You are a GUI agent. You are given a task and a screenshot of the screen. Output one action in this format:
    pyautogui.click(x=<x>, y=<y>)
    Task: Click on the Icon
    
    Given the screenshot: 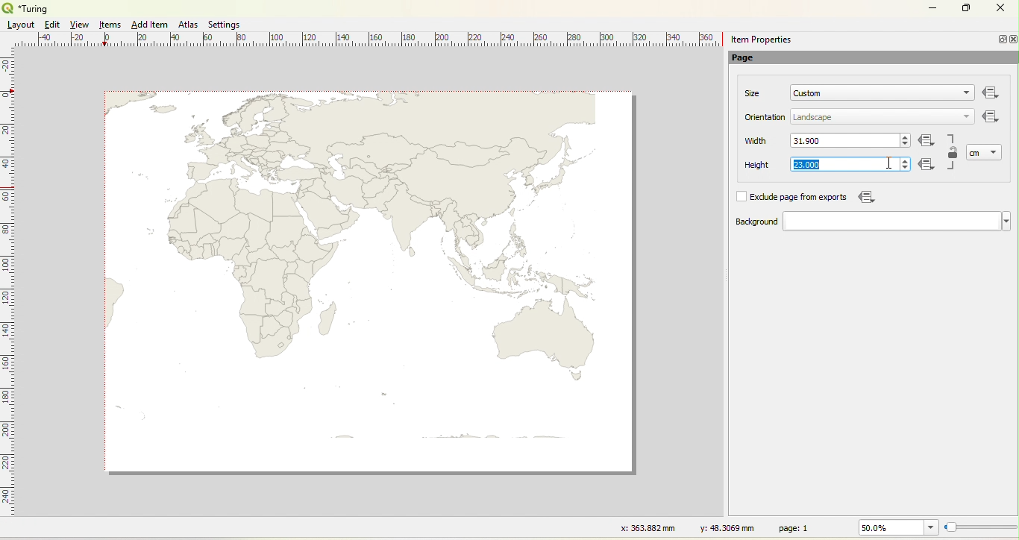 What is the action you would take?
    pyautogui.click(x=865, y=197)
    